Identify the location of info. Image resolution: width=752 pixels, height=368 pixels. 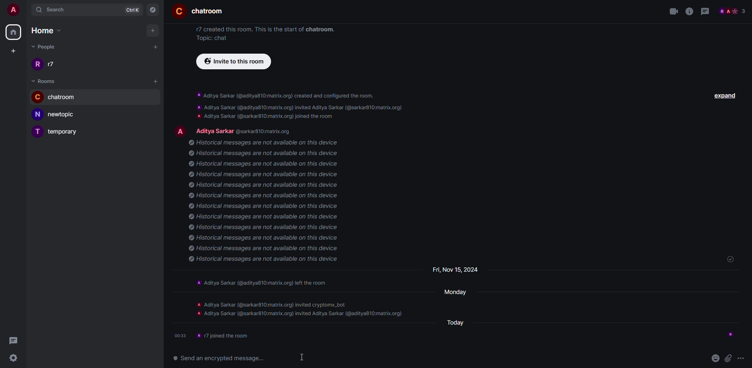
(228, 336).